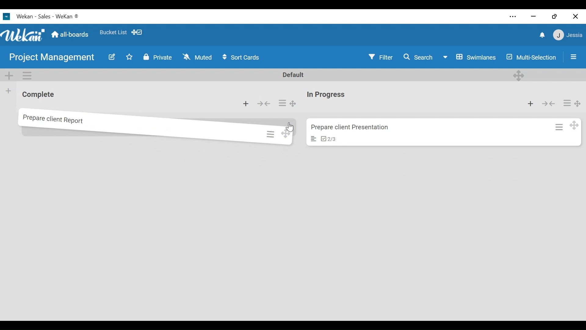 Image resolution: width=586 pixels, height=330 pixels. Describe the element at coordinates (113, 32) in the screenshot. I see `Bucket List` at that location.